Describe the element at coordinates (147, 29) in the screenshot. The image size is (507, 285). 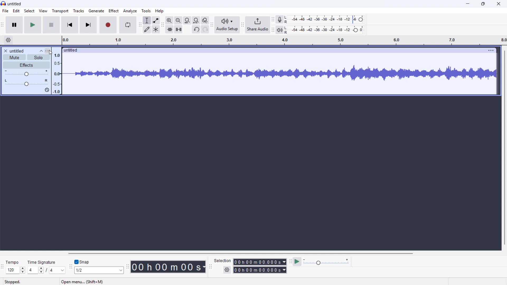
I see `Draw tool ` at that location.